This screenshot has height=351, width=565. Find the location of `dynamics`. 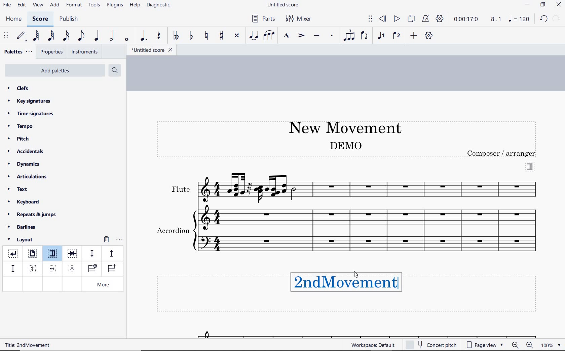

dynamics is located at coordinates (26, 164).